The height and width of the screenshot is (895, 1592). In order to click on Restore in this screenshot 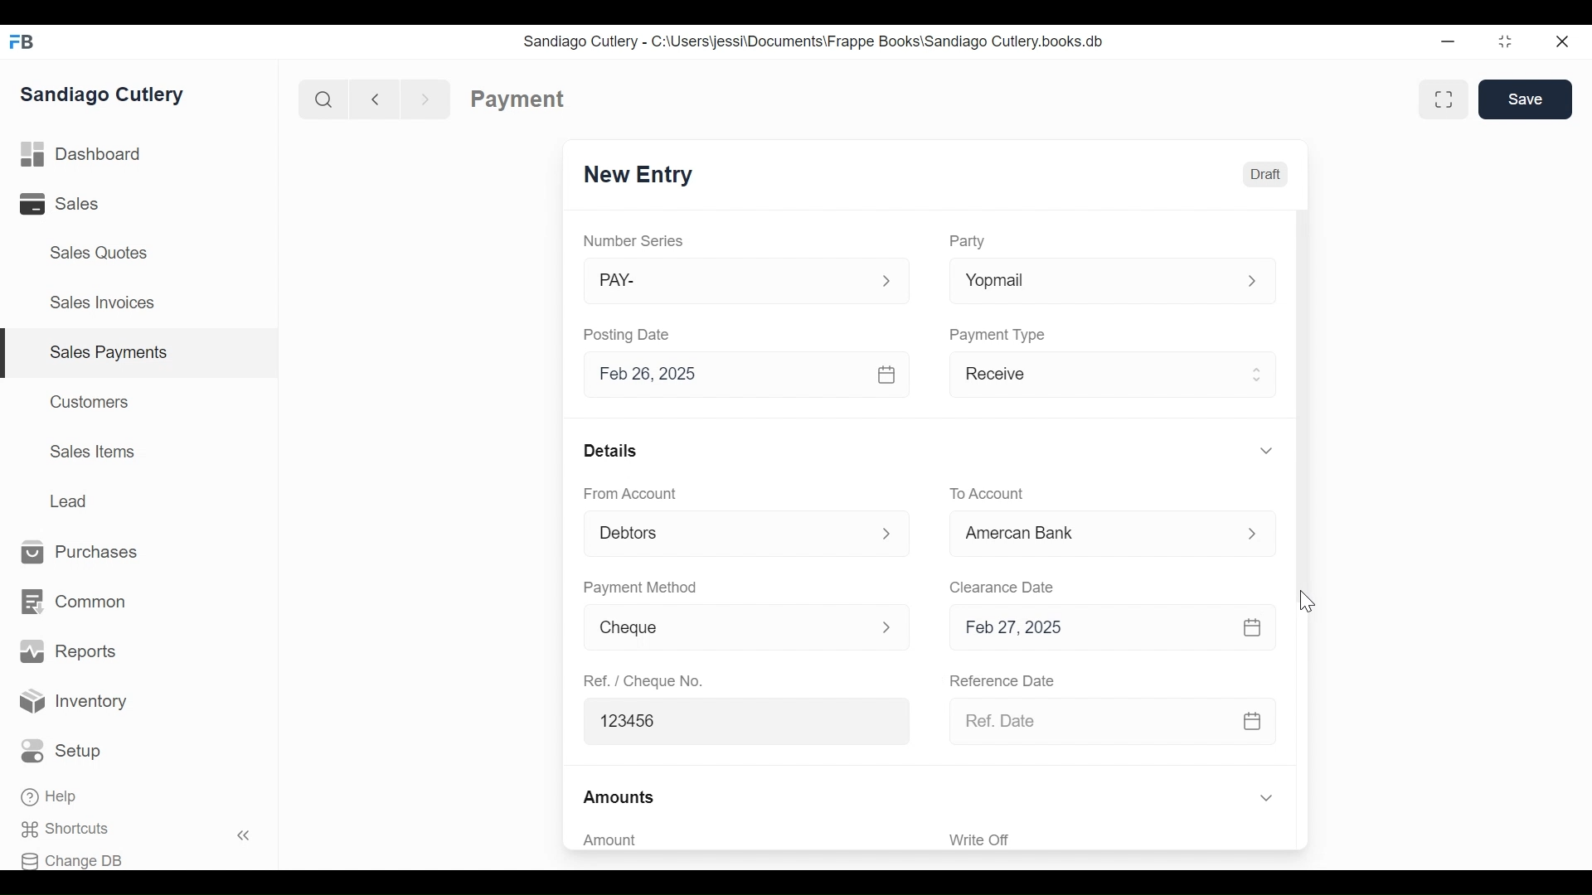, I will do `click(1505, 43)`.